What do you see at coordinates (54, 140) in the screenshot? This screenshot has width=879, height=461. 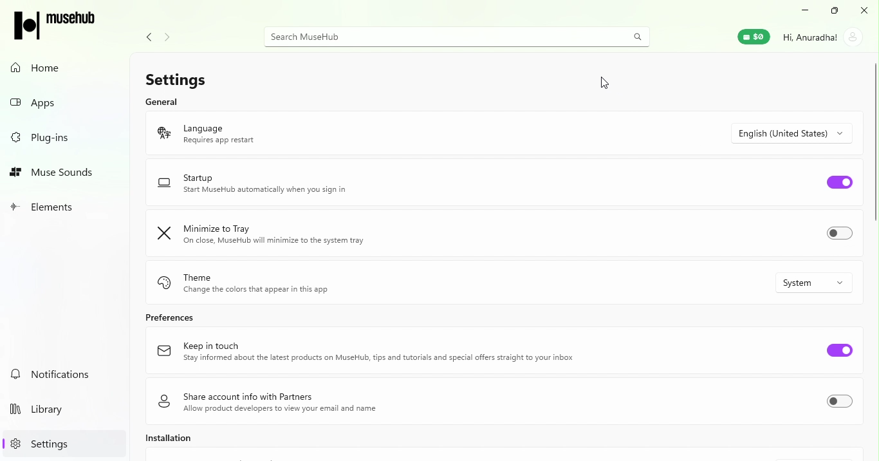 I see `Plug-ins` at bounding box center [54, 140].